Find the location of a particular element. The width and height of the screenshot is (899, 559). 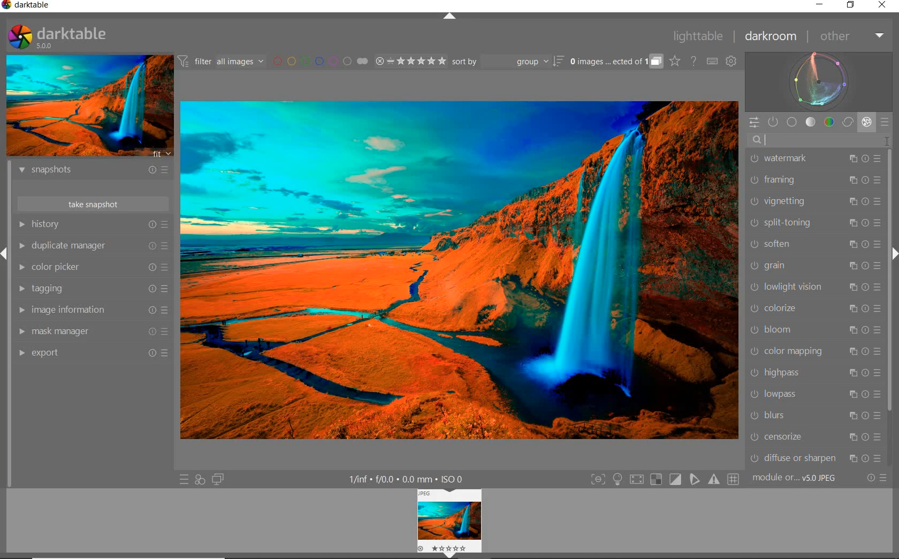

EXPAND/COLLAPSE is located at coordinates (451, 18).